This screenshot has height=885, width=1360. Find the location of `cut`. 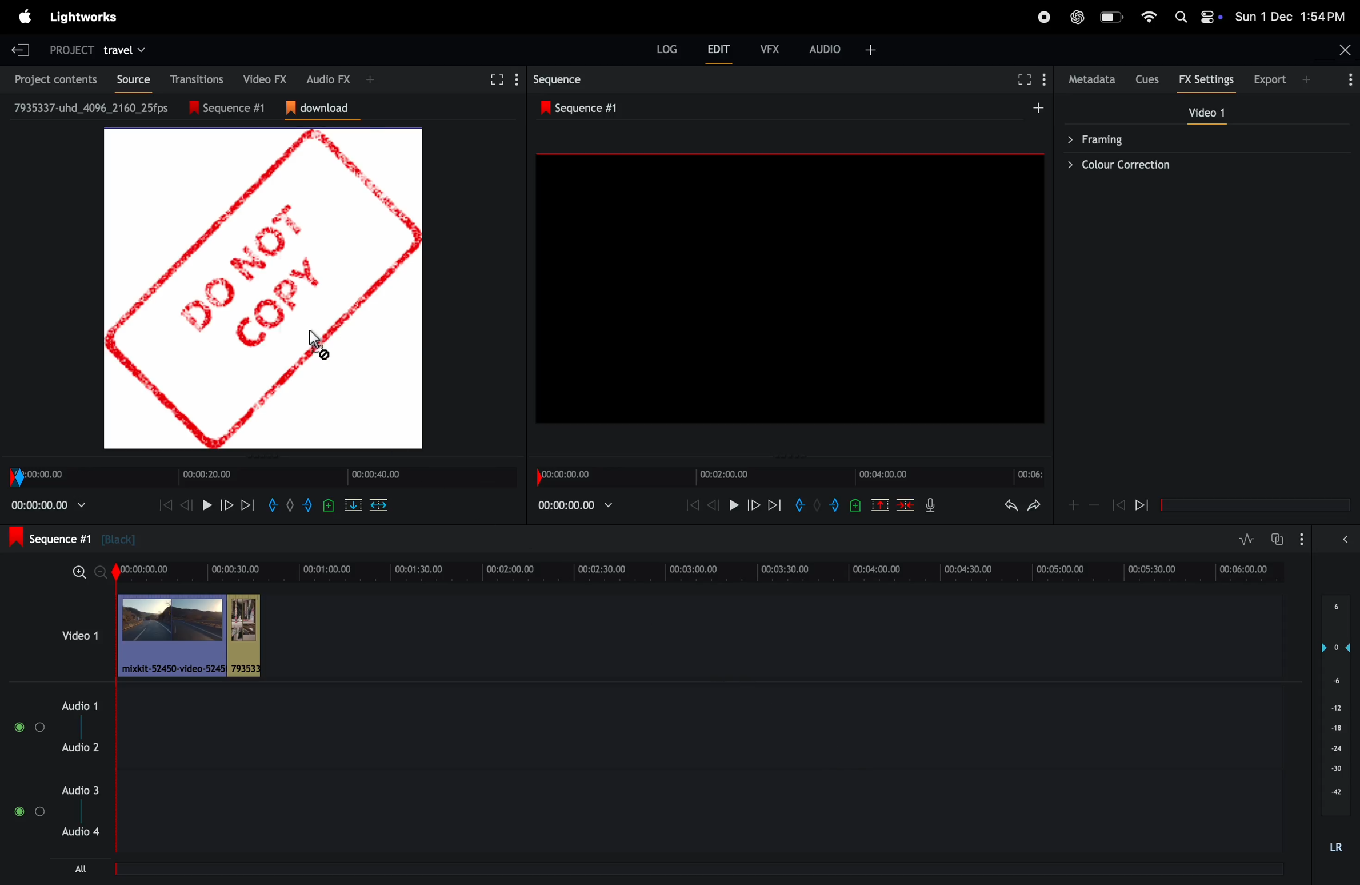

cut is located at coordinates (353, 505).